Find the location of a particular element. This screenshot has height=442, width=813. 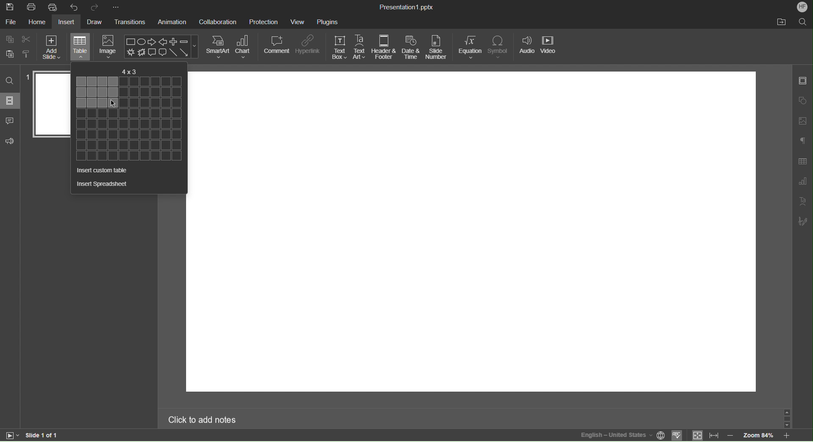

Paragraph Settings is located at coordinates (803, 141).